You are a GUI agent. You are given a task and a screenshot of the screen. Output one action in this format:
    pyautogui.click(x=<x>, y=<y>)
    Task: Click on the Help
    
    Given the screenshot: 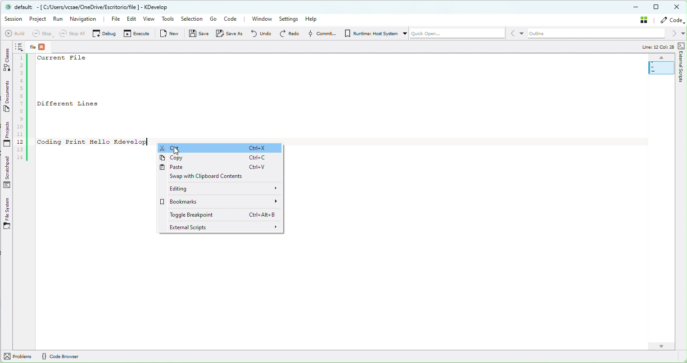 What is the action you would take?
    pyautogui.click(x=316, y=18)
    